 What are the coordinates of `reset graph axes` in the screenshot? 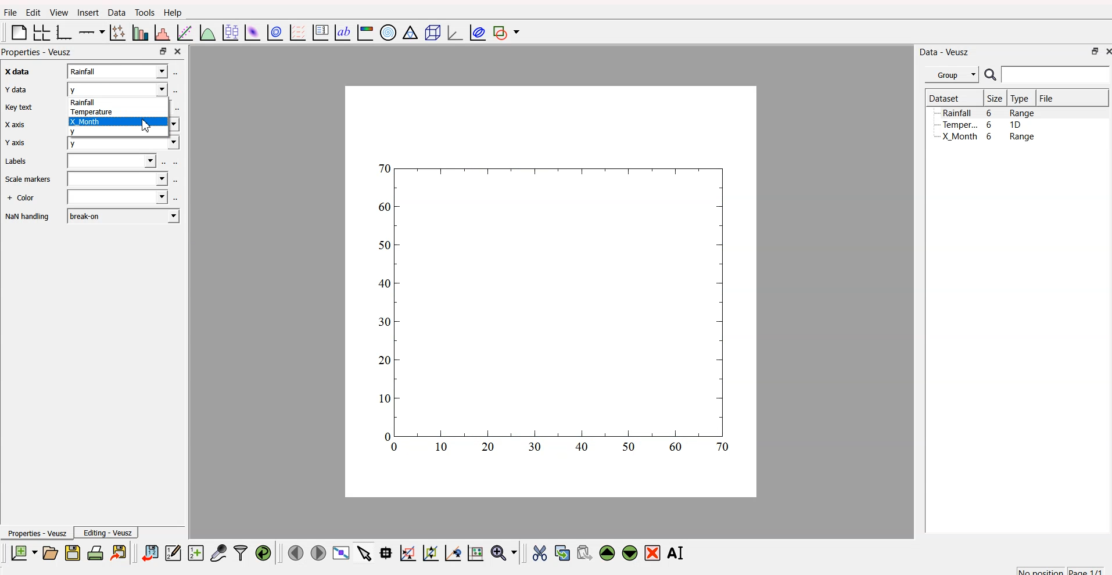 It's located at (478, 552).